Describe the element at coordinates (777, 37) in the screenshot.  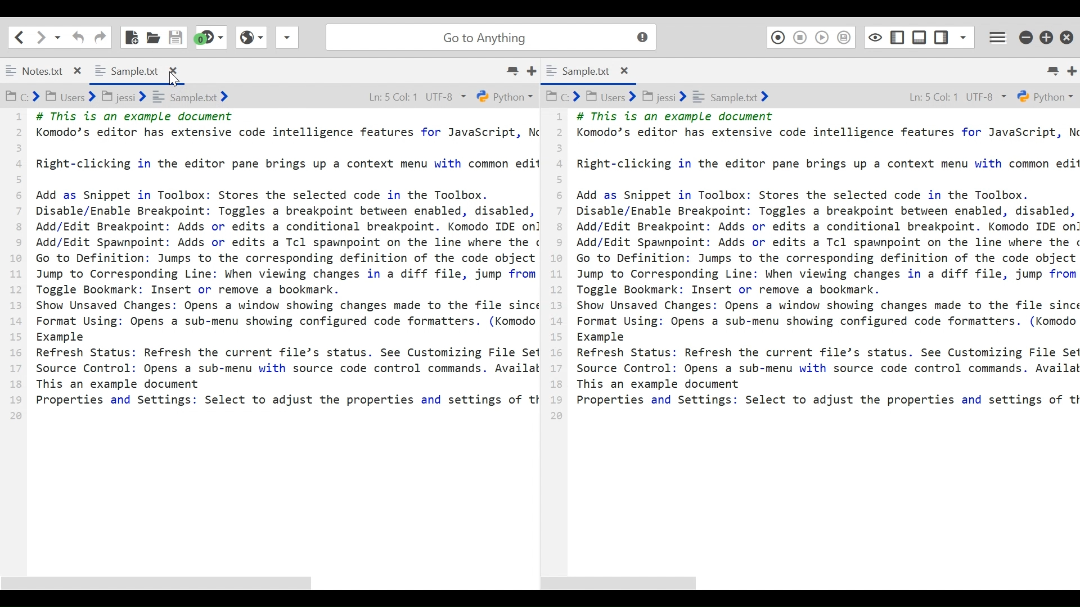
I see `Recording Macro` at that location.